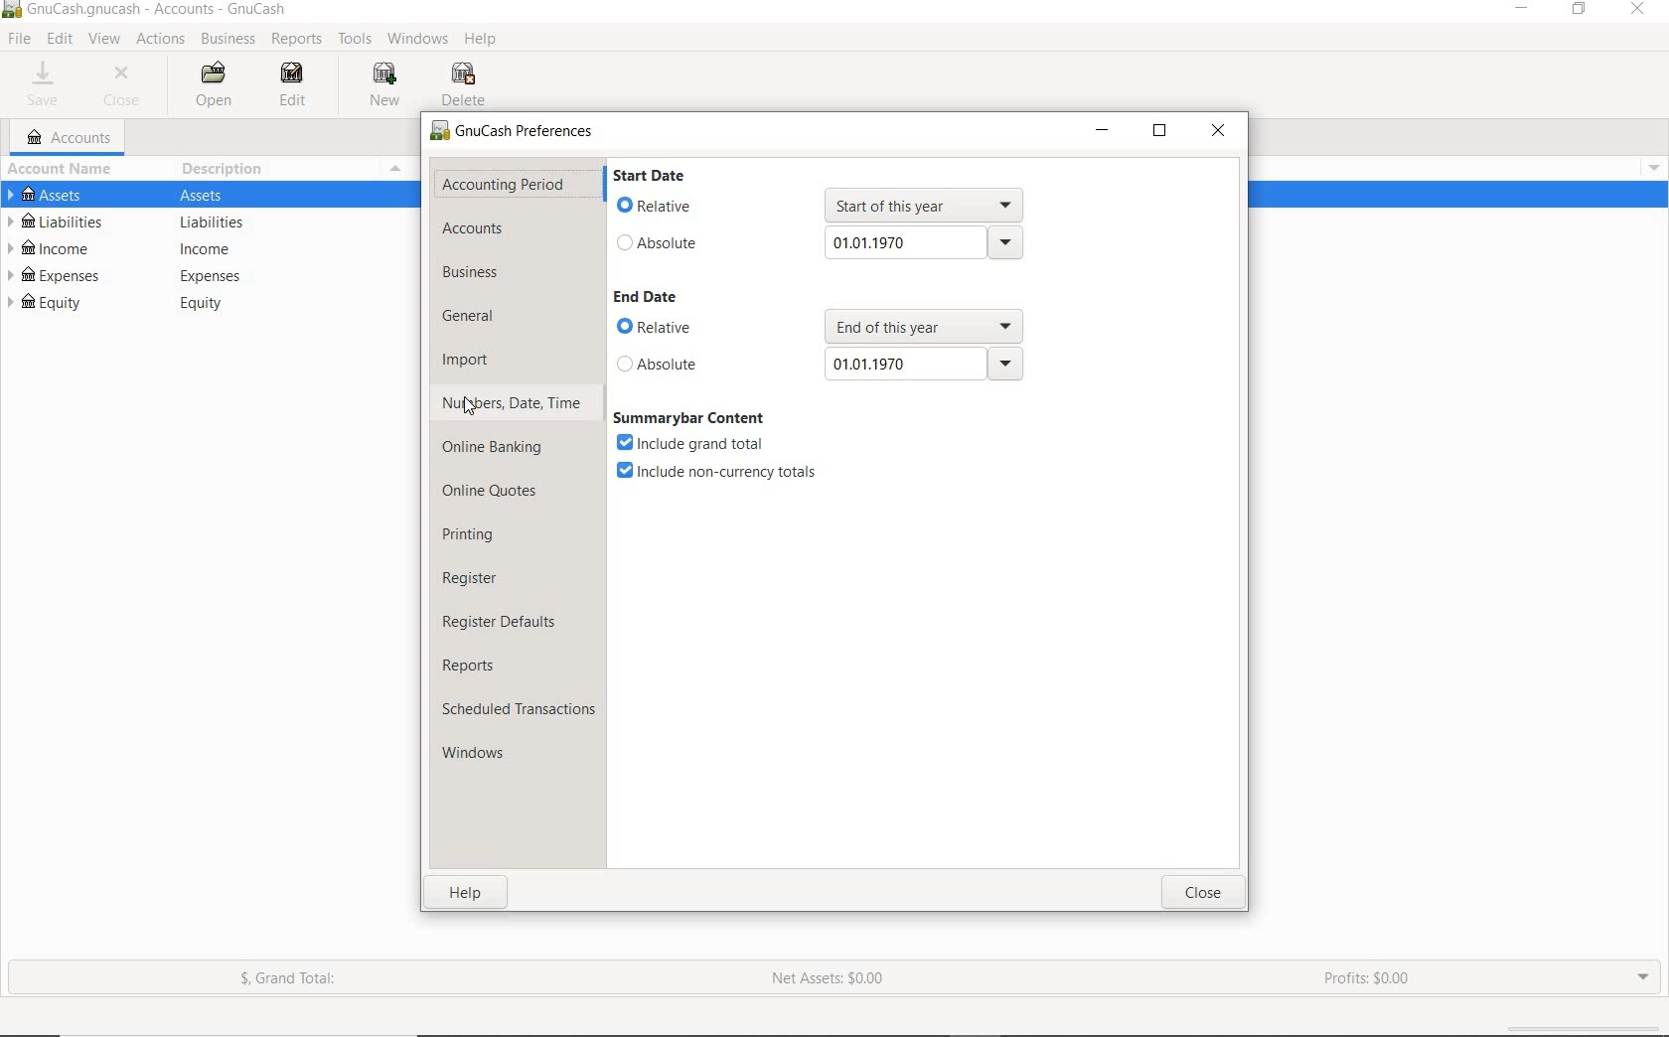  What do you see at coordinates (476, 272) in the screenshot?
I see `business` at bounding box center [476, 272].